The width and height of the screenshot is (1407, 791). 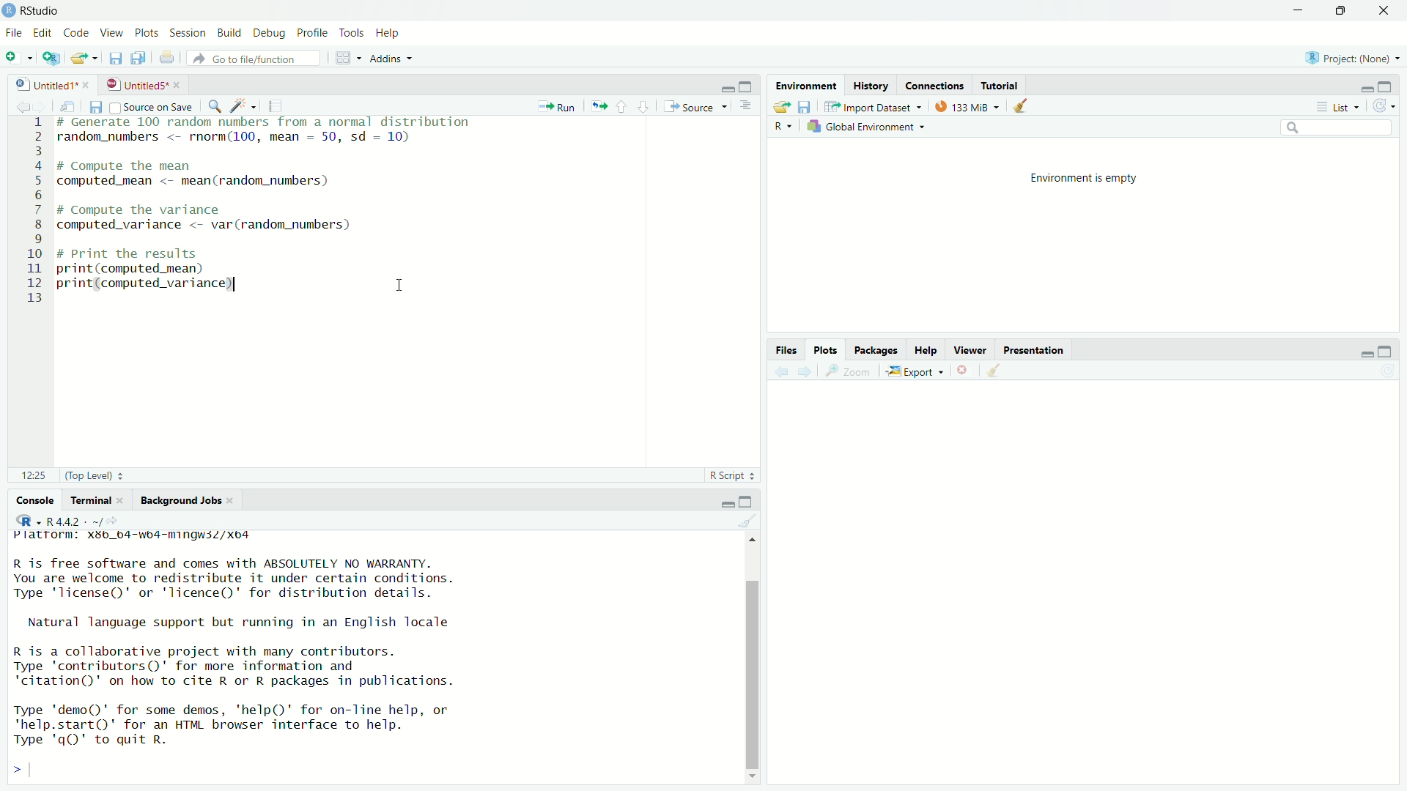 I want to click on Natural language support but running in an English locale, so click(x=239, y=622).